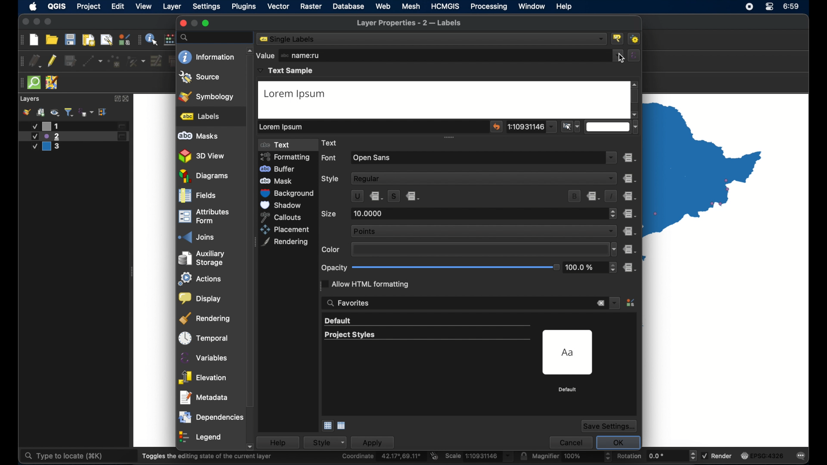 The image size is (827, 465). Describe the element at coordinates (278, 6) in the screenshot. I see `vector` at that location.